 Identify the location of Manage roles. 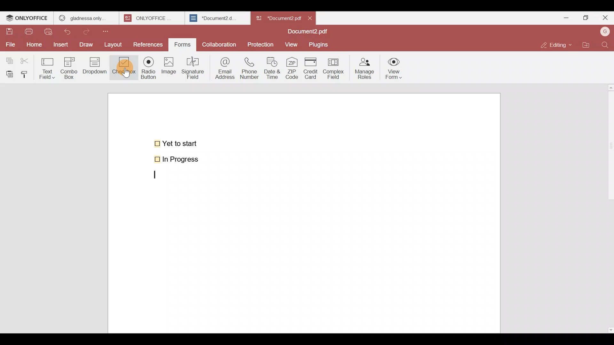
(365, 67).